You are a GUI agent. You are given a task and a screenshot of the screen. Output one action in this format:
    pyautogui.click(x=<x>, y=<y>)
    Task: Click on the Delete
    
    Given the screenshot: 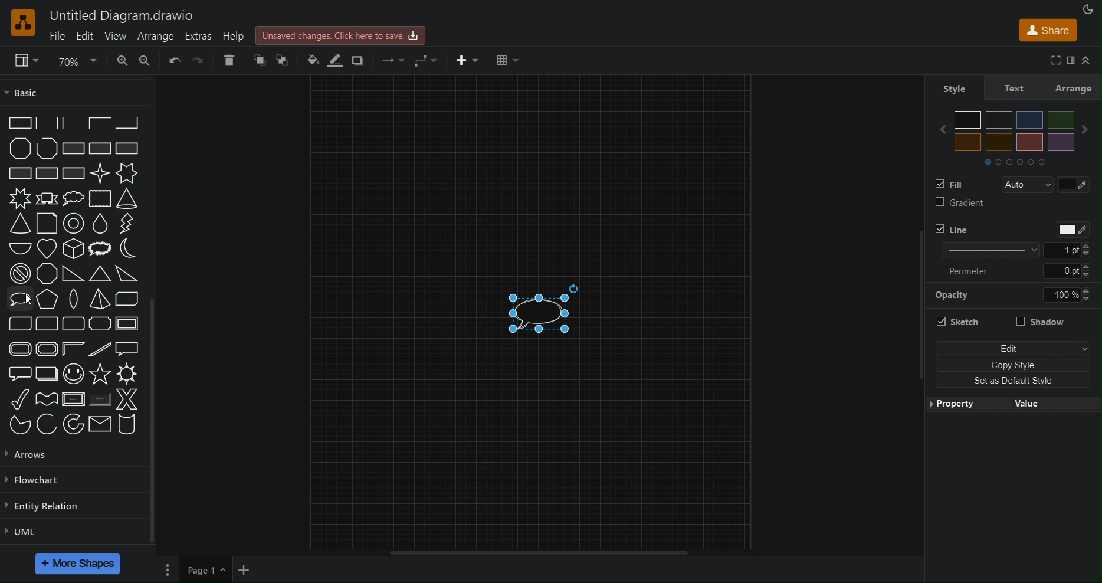 What is the action you would take?
    pyautogui.click(x=227, y=62)
    